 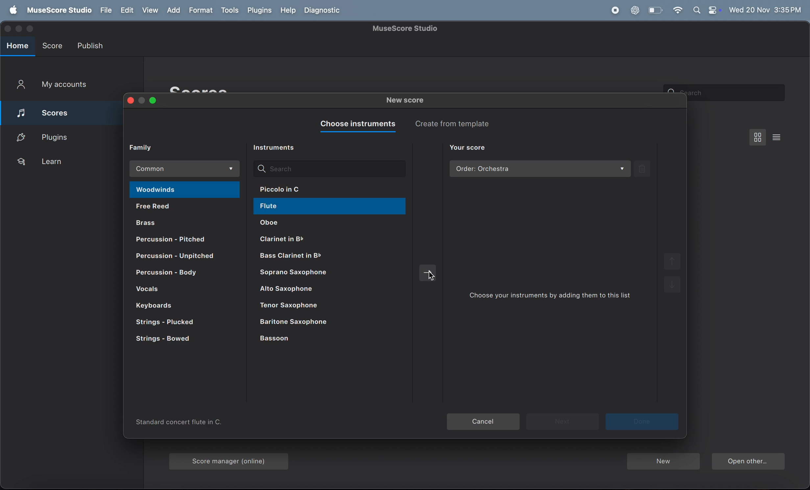 I want to click on minimize, so click(x=142, y=101).